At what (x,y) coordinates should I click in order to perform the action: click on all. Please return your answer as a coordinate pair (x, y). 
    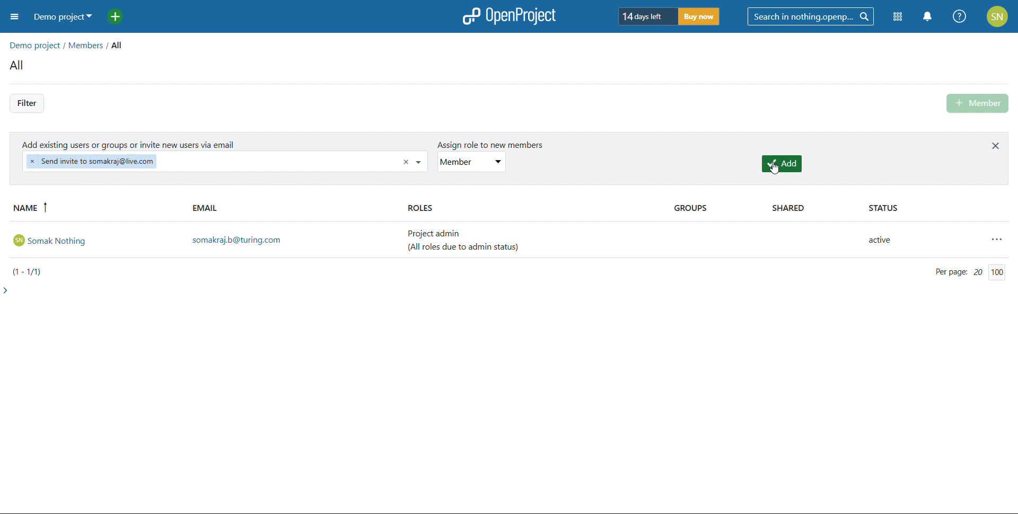
    Looking at the image, I should click on (19, 66).